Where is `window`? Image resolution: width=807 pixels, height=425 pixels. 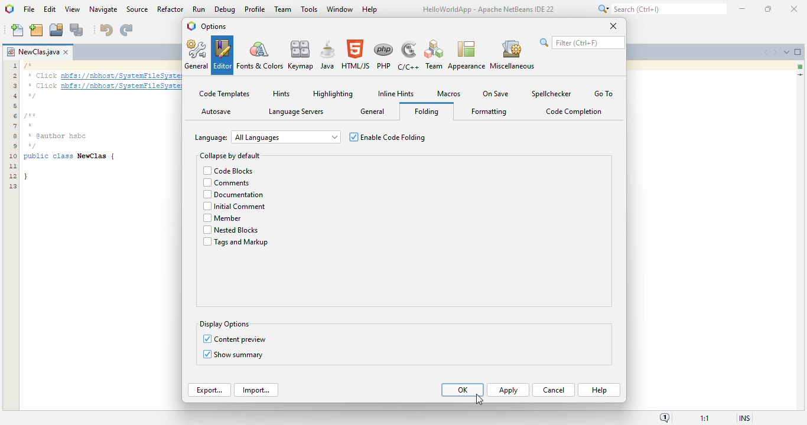 window is located at coordinates (340, 8).